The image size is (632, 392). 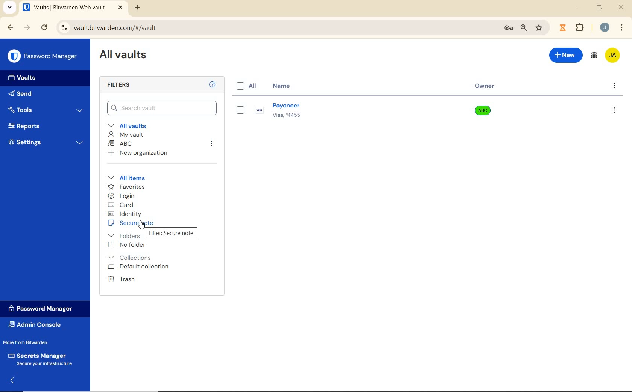 I want to click on name, so click(x=282, y=85).